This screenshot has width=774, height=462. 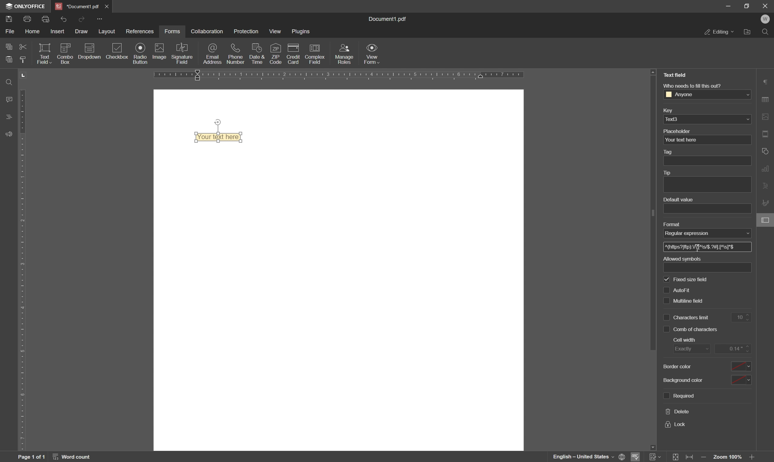 What do you see at coordinates (294, 54) in the screenshot?
I see `credit card` at bounding box center [294, 54].